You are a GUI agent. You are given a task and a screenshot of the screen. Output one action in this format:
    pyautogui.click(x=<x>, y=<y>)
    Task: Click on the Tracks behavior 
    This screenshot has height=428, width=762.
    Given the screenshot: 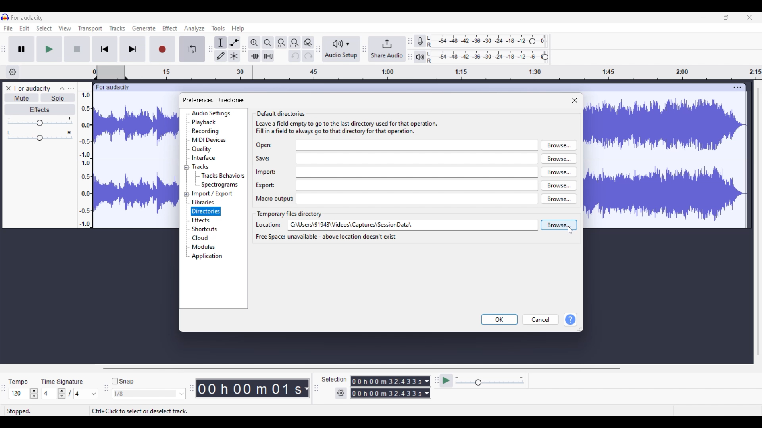 What is the action you would take?
    pyautogui.click(x=223, y=176)
    